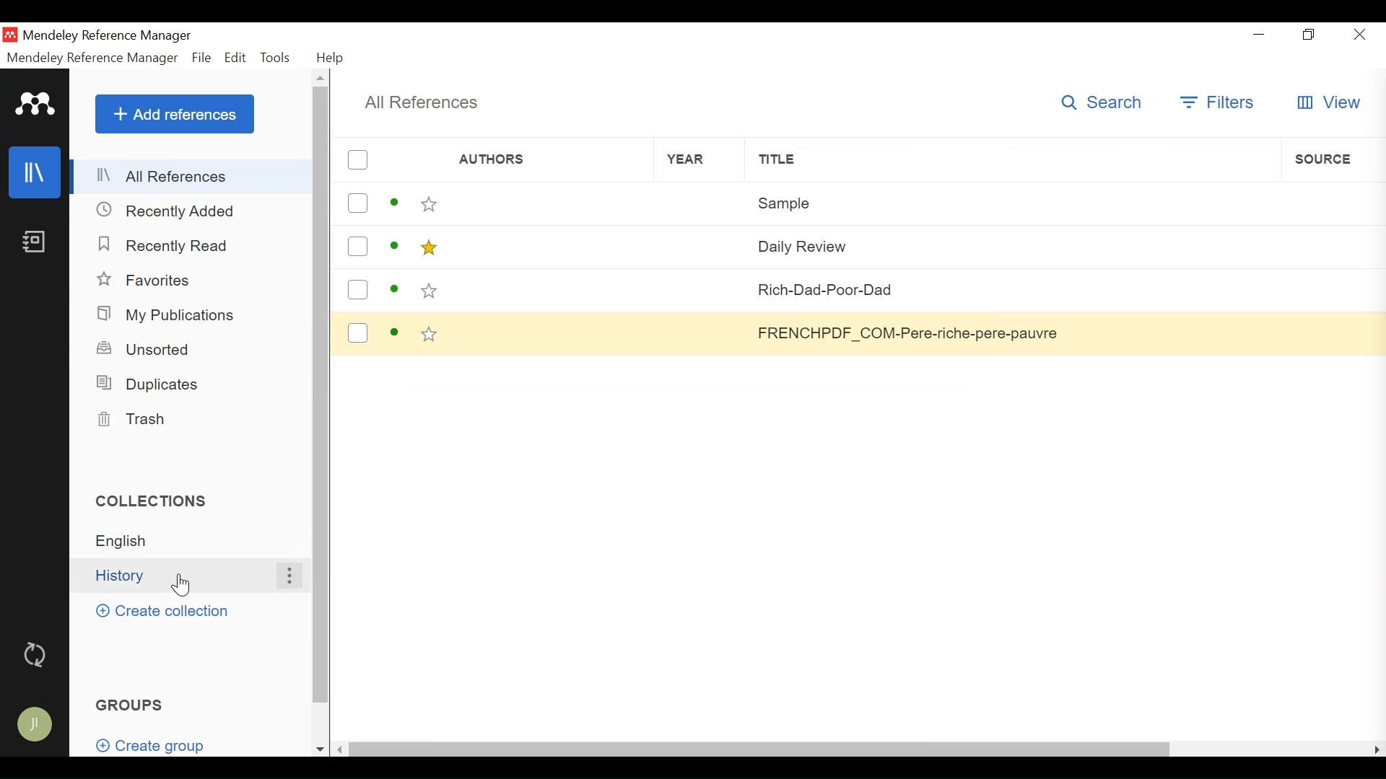 The image size is (1386, 779). What do you see at coordinates (35, 105) in the screenshot?
I see `Mendeley logo` at bounding box center [35, 105].